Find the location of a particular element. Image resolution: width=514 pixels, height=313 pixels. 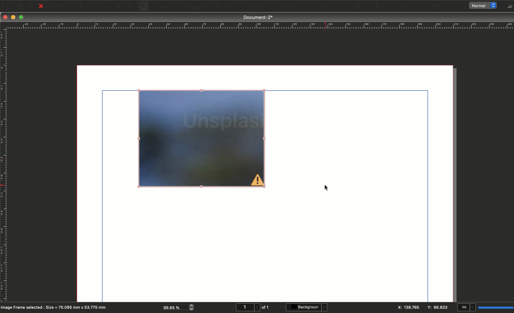

Document-2* is located at coordinates (259, 17).